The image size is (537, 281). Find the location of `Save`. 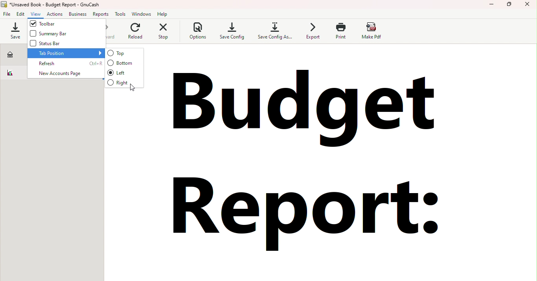

Save is located at coordinates (16, 31).